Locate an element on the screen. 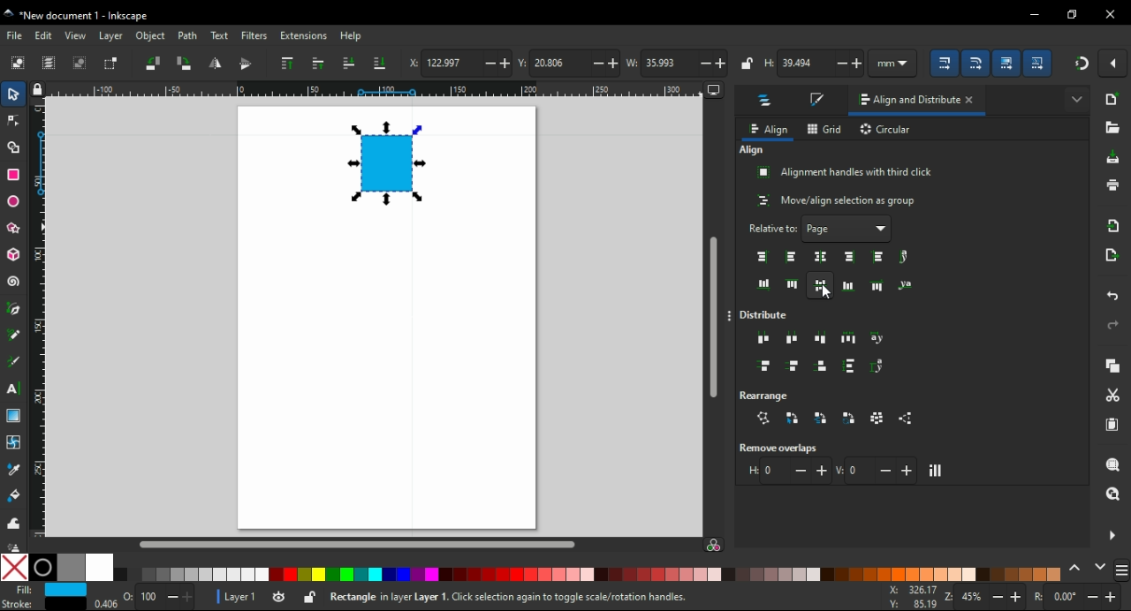  opacity is located at coordinates (144, 600).